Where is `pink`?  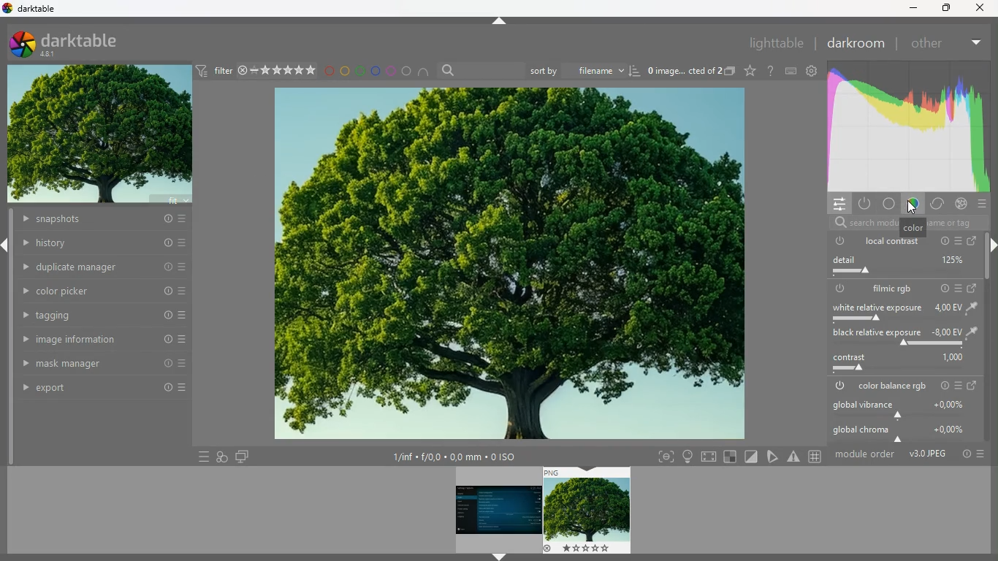 pink is located at coordinates (392, 71).